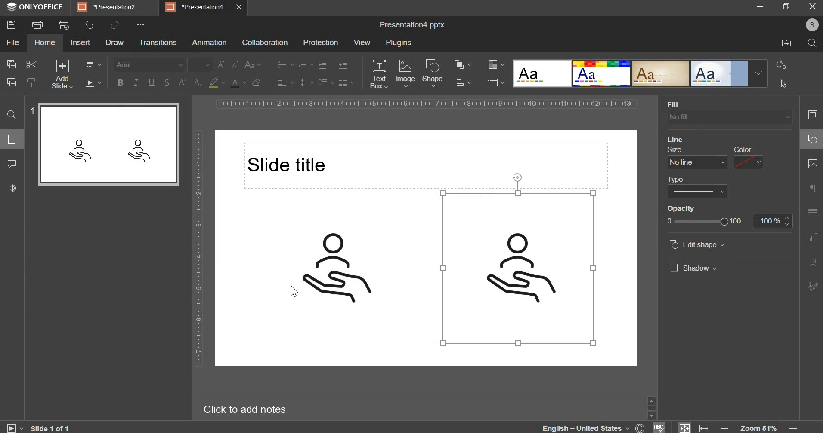 This screenshot has width=823, height=433. Describe the element at coordinates (602, 74) in the screenshot. I see `design` at that location.